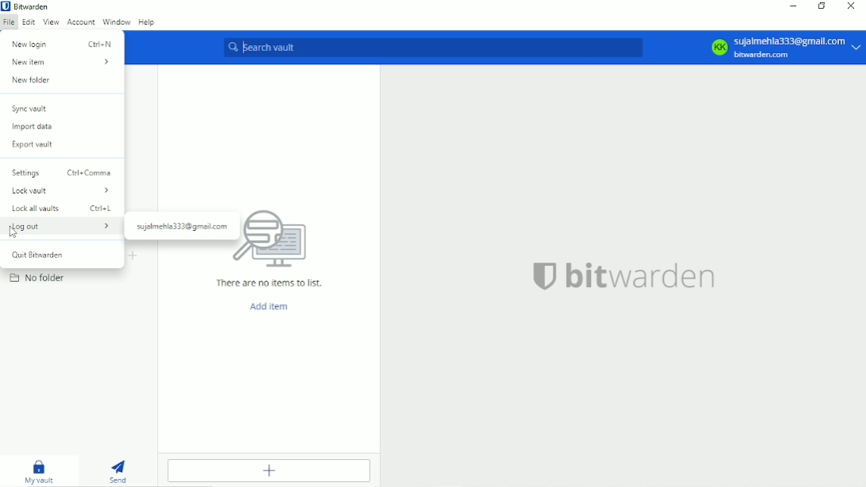  I want to click on Search vault, so click(432, 47).